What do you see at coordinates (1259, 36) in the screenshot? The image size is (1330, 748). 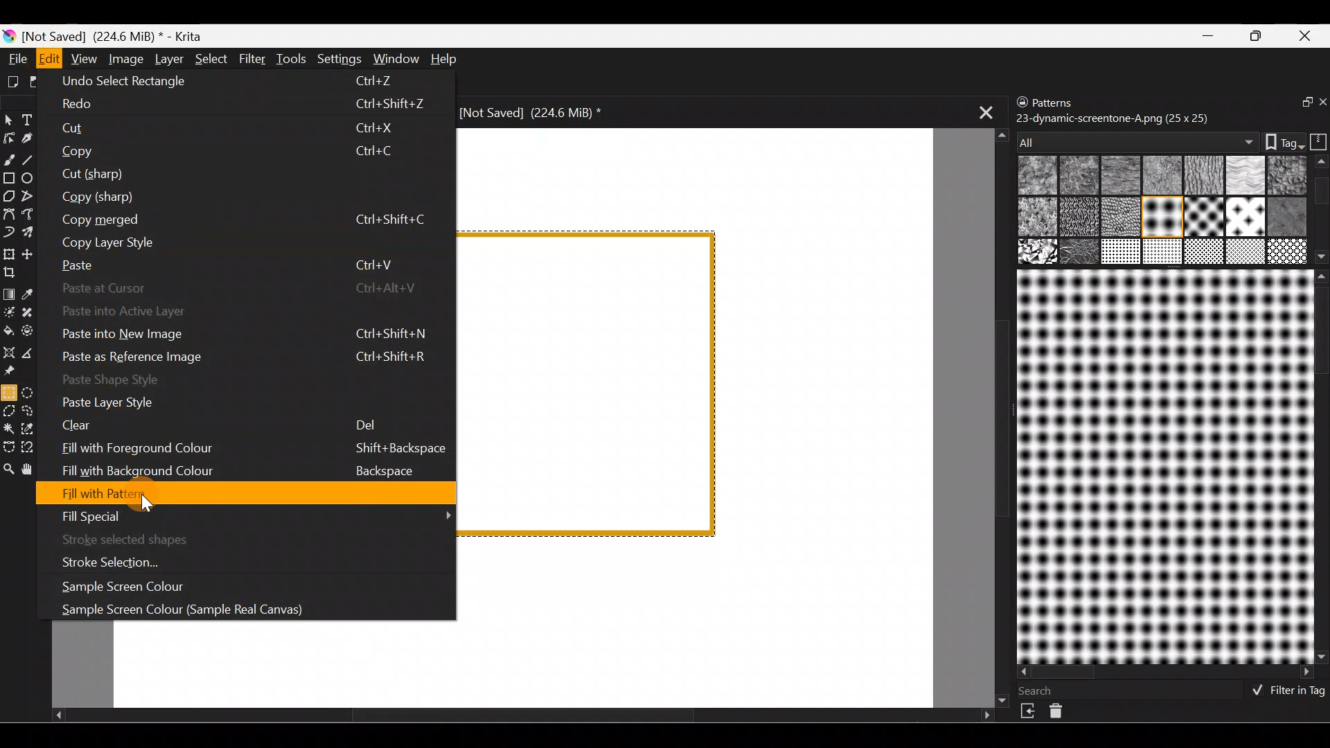 I see `Maximize` at bounding box center [1259, 36].